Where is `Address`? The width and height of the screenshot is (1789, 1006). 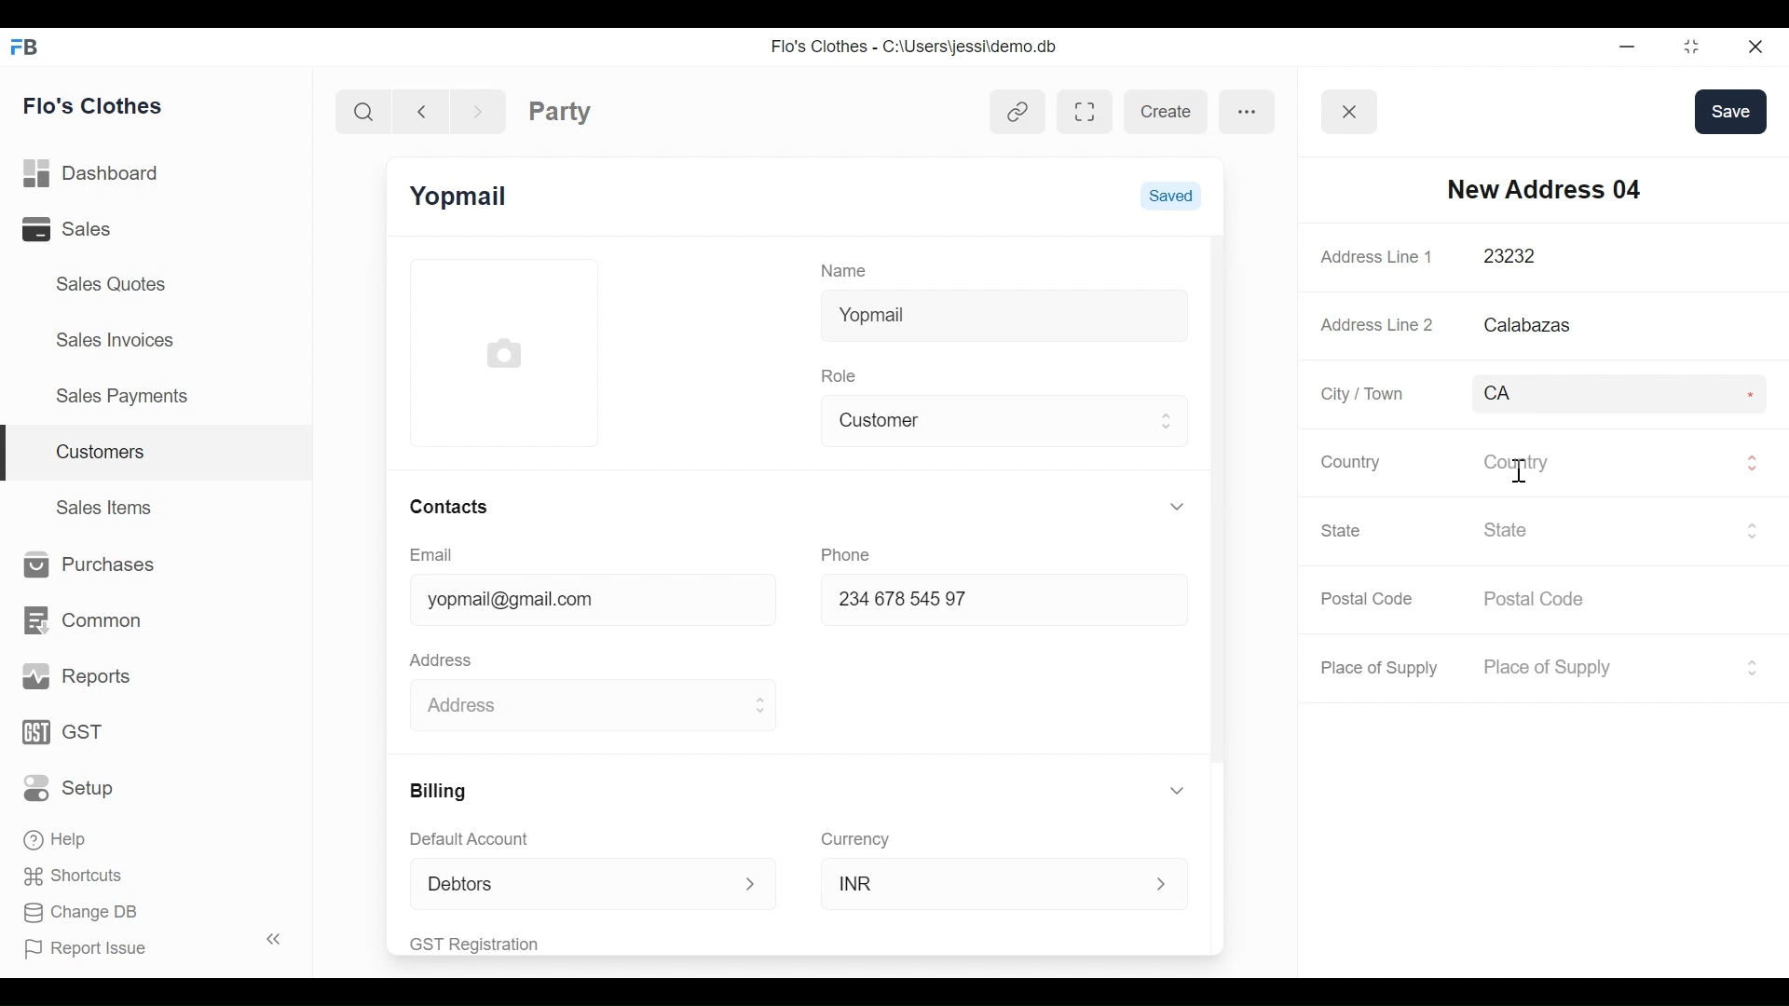
Address is located at coordinates (445, 658).